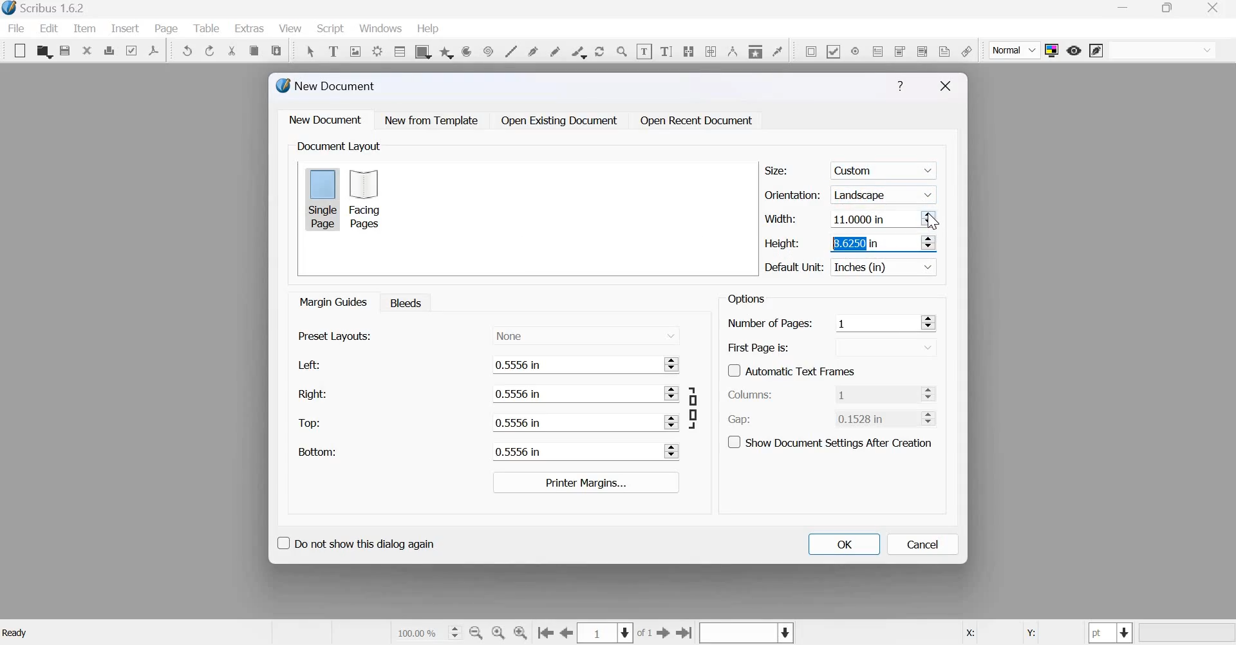  I want to click on Measurements, so click(731, 51).